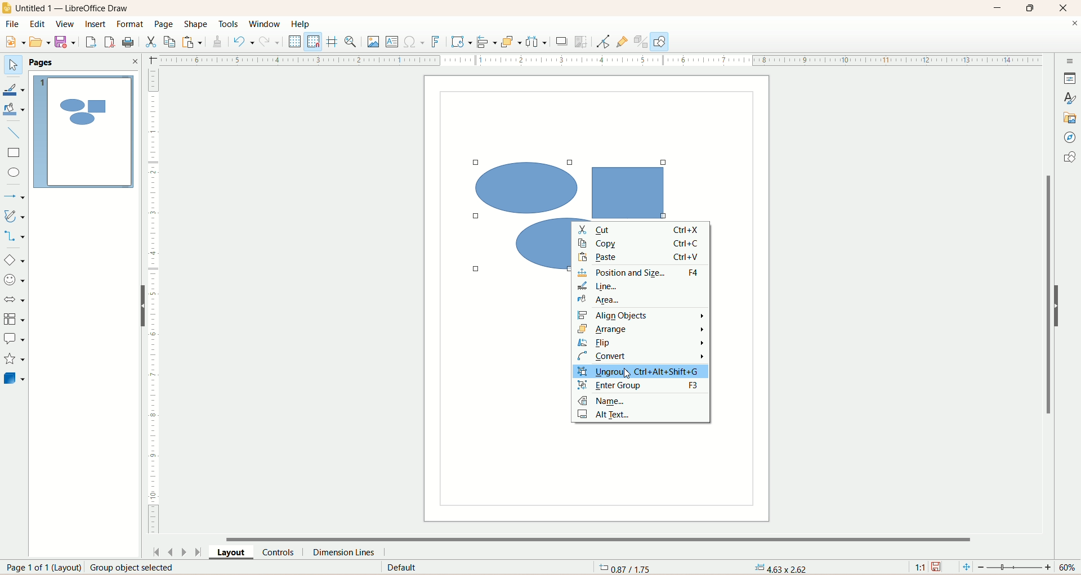 The width and height of the screenshot is (1081, 575). I want to click on save, so click(66, 42).